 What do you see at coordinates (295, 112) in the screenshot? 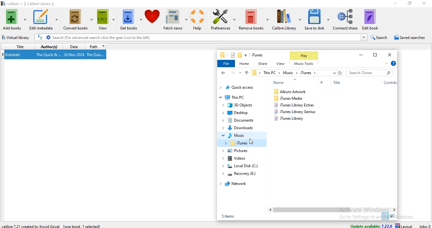
I see `itunes library genius` at bounding box center [295, 112].